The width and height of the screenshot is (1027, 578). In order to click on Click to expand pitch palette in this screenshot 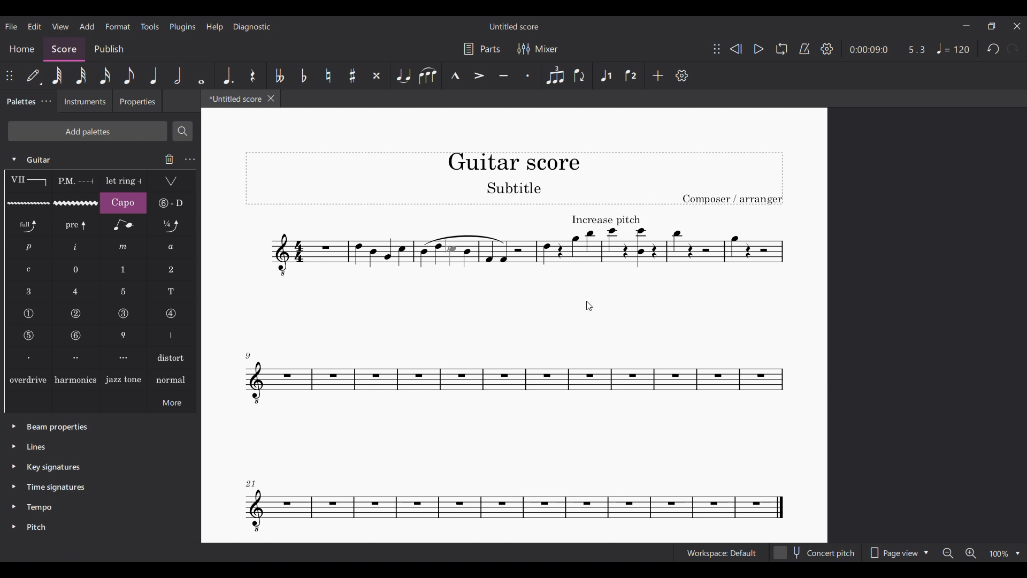, I will do `click(14, 527)`.